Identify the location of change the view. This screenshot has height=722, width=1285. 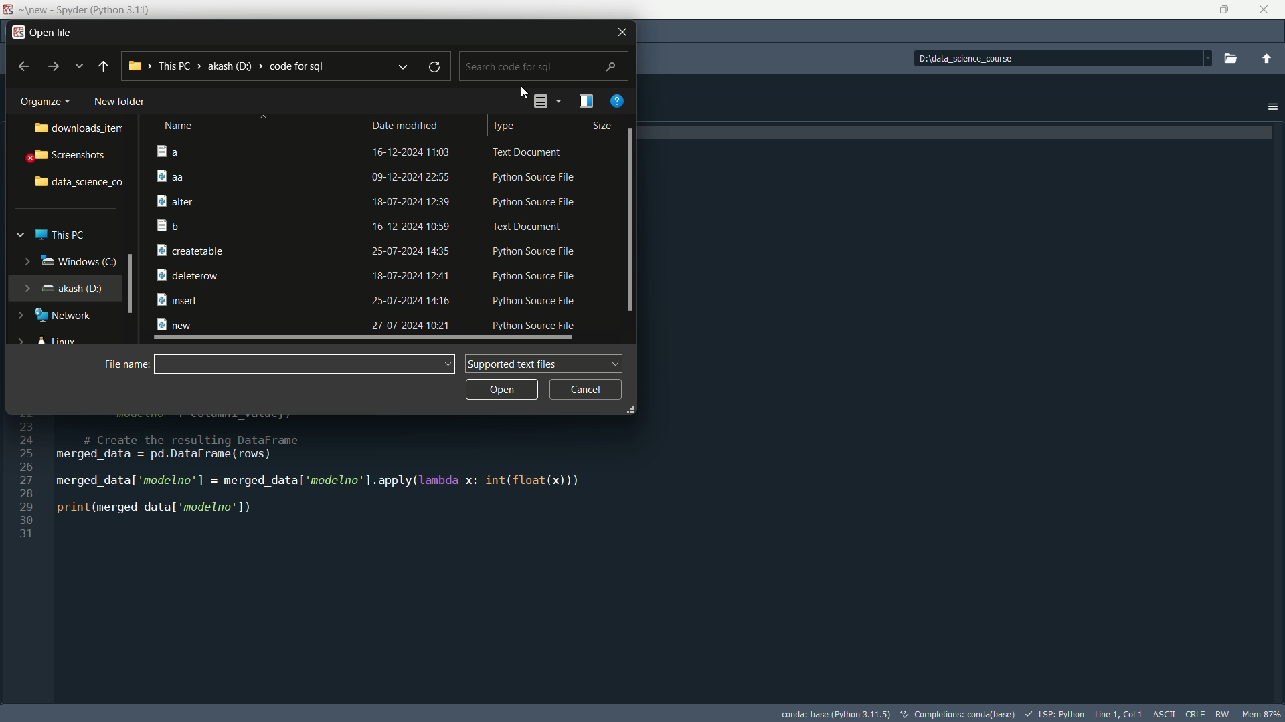
(539, 102).